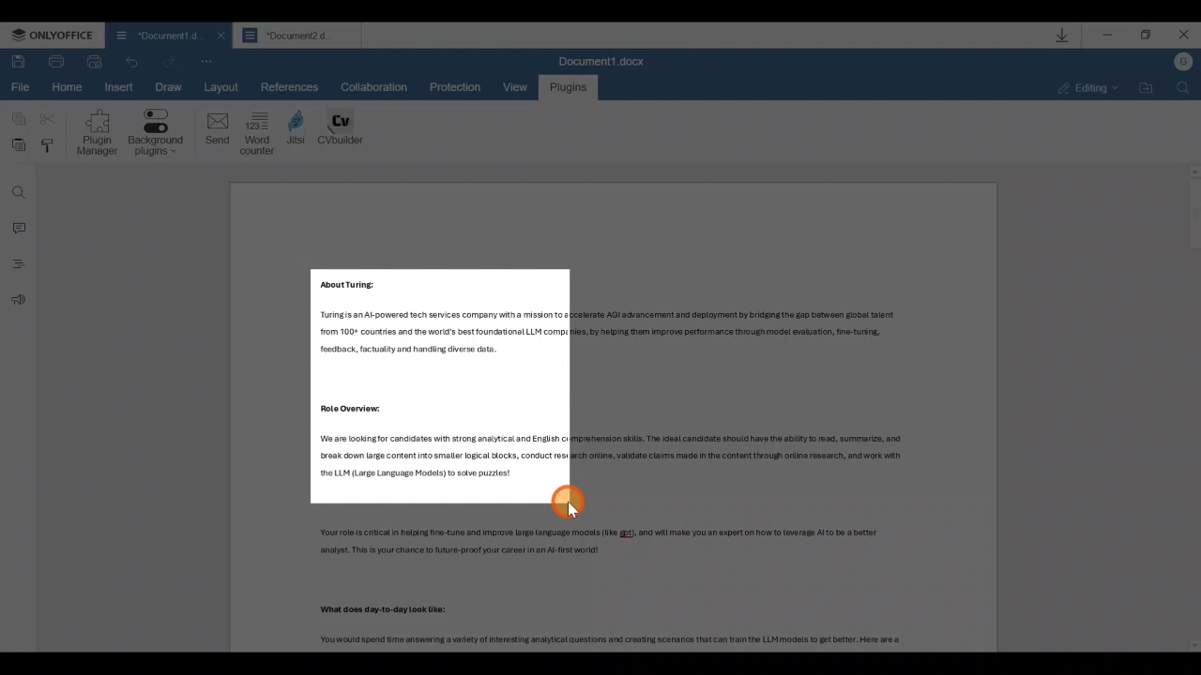 The height and width of the screenshot is (675, 1201). Describe the element at coordinates (1082, 88) in the screenshot. I see `Editing mode` at that location.